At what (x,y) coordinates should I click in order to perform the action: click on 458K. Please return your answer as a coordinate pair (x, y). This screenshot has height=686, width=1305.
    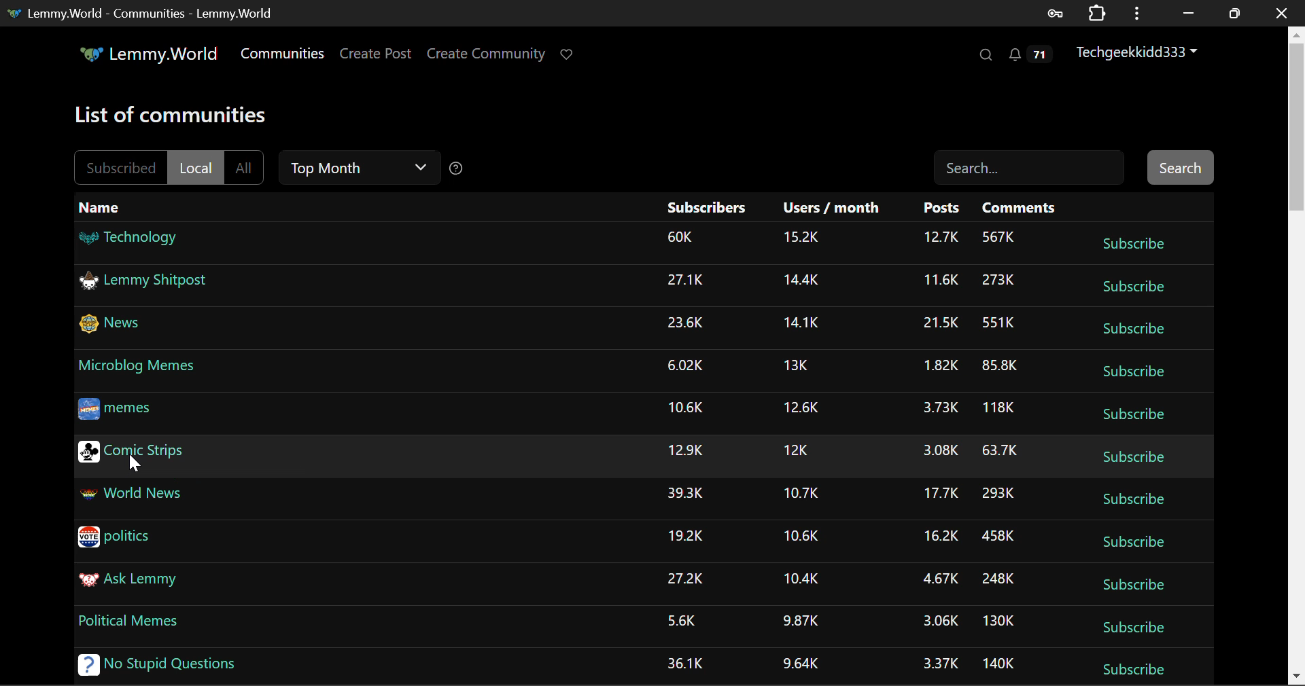
    Looking at the image, I should click on (1000, 538).